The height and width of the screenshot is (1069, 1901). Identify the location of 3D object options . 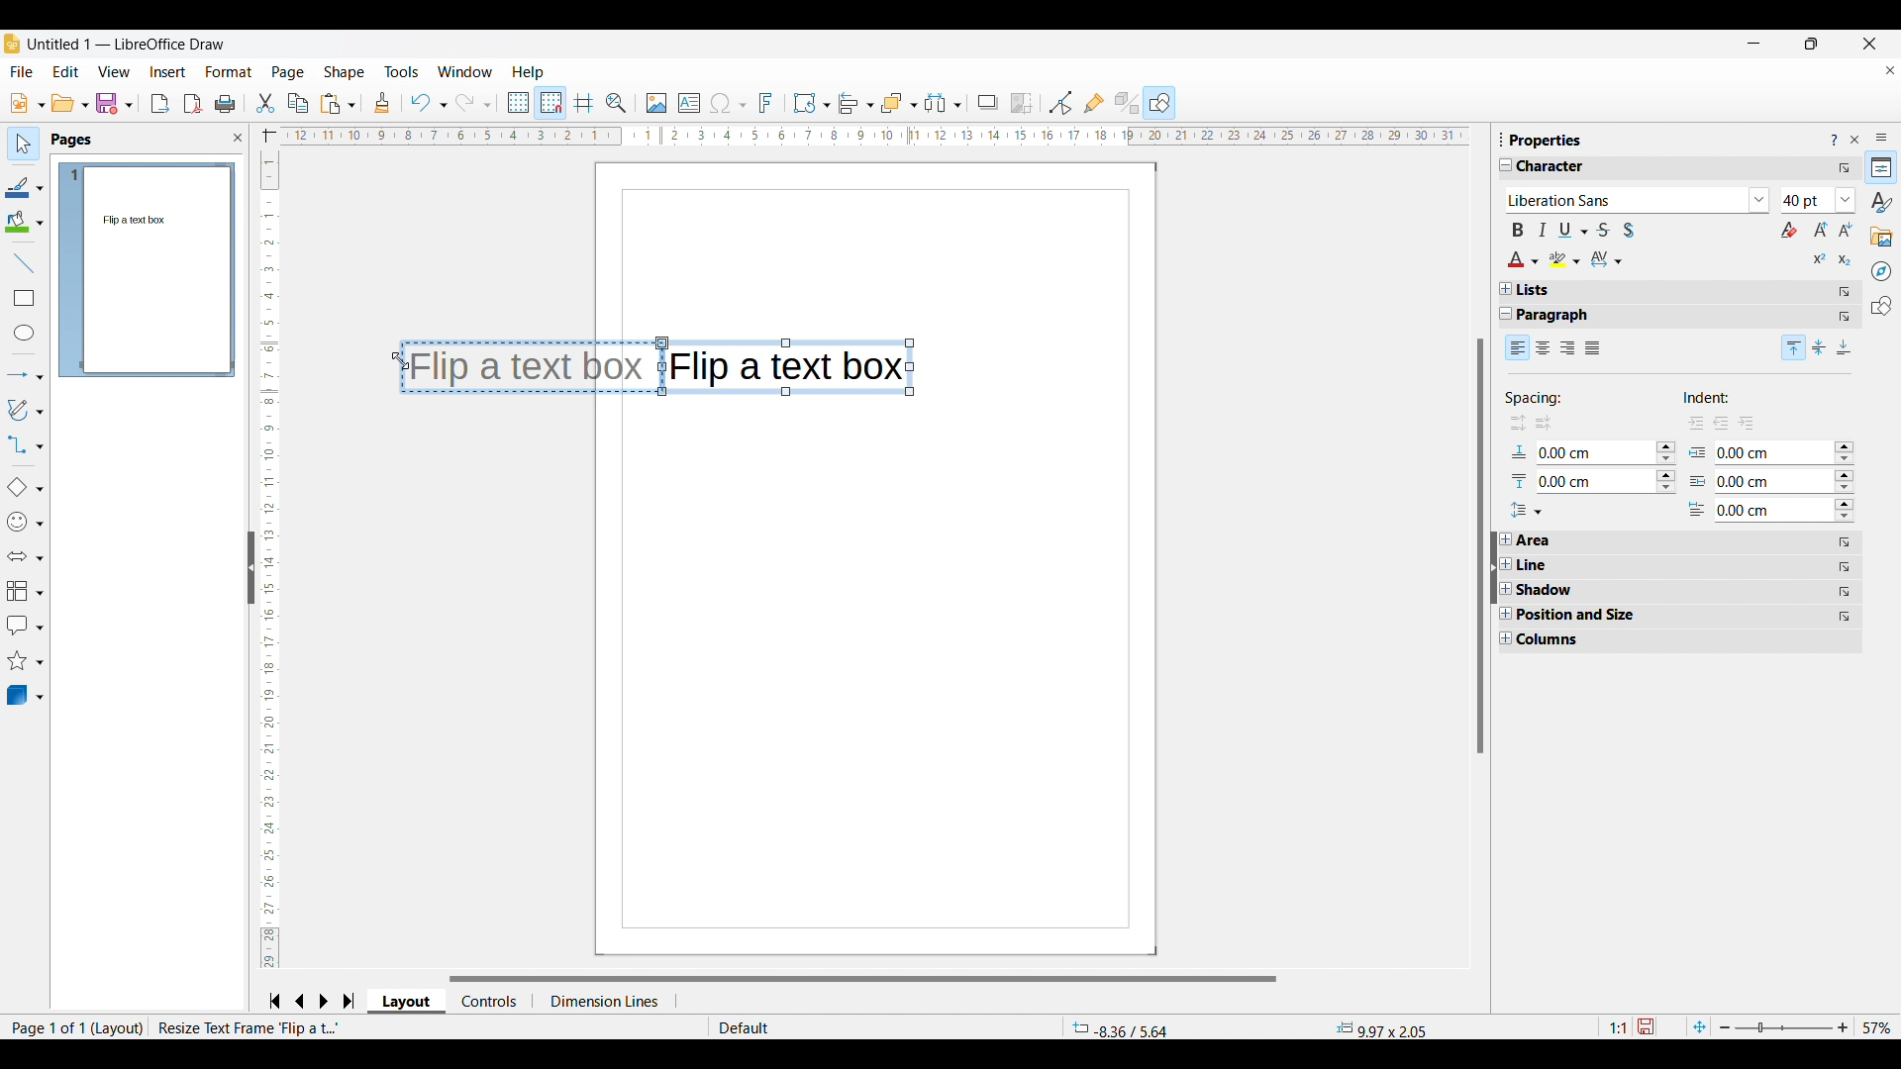
(26, 695).